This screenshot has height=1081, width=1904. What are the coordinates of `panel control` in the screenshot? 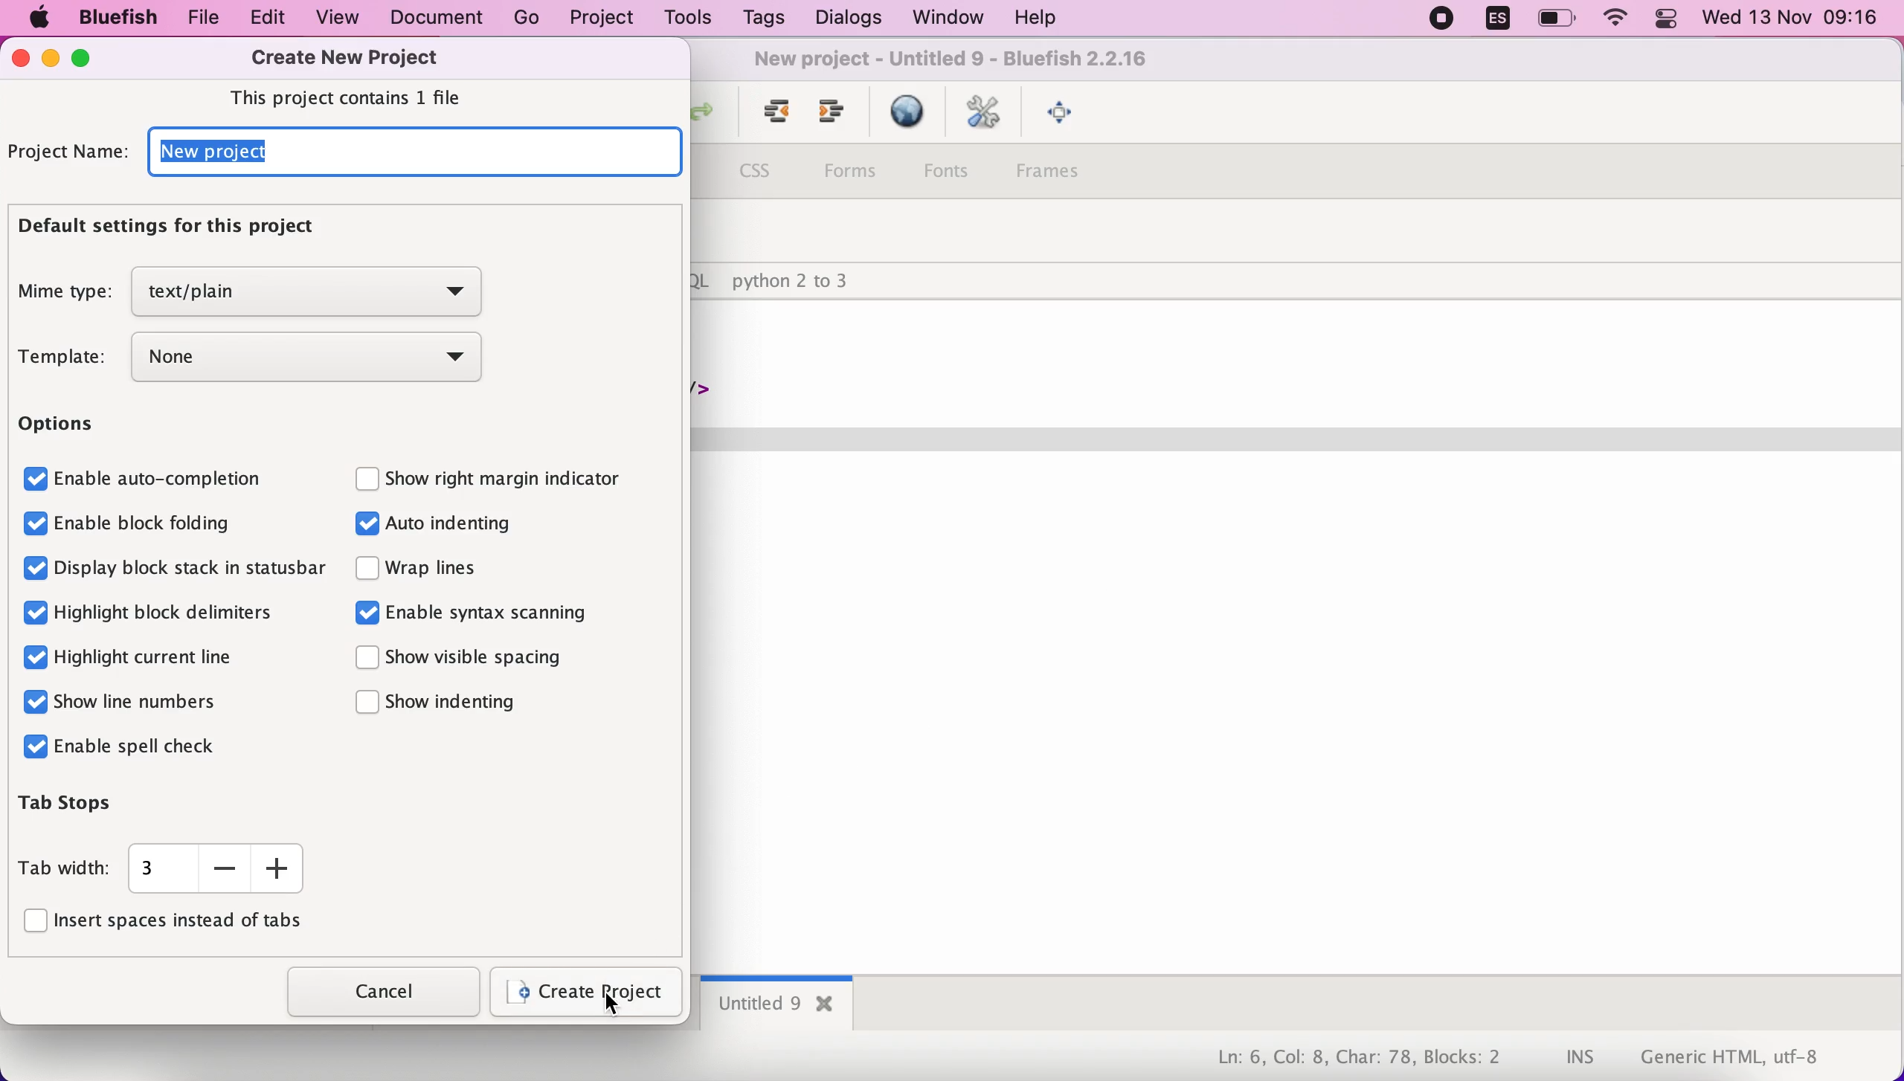 It's located at (1666, 20).